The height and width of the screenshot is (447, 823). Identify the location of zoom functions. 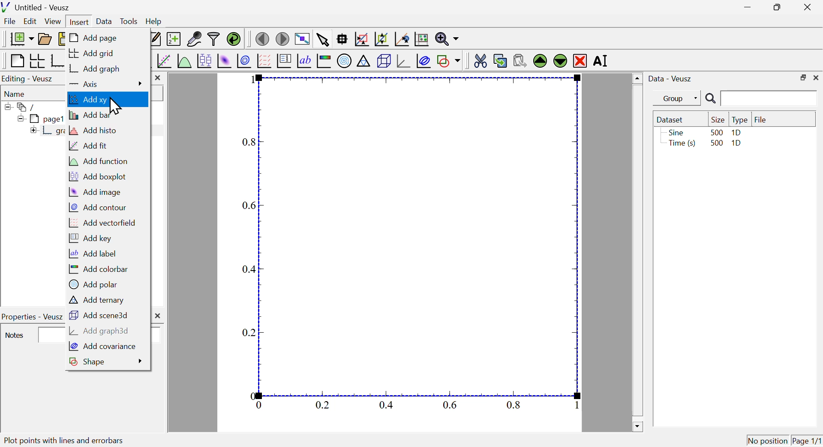
(447, 39).